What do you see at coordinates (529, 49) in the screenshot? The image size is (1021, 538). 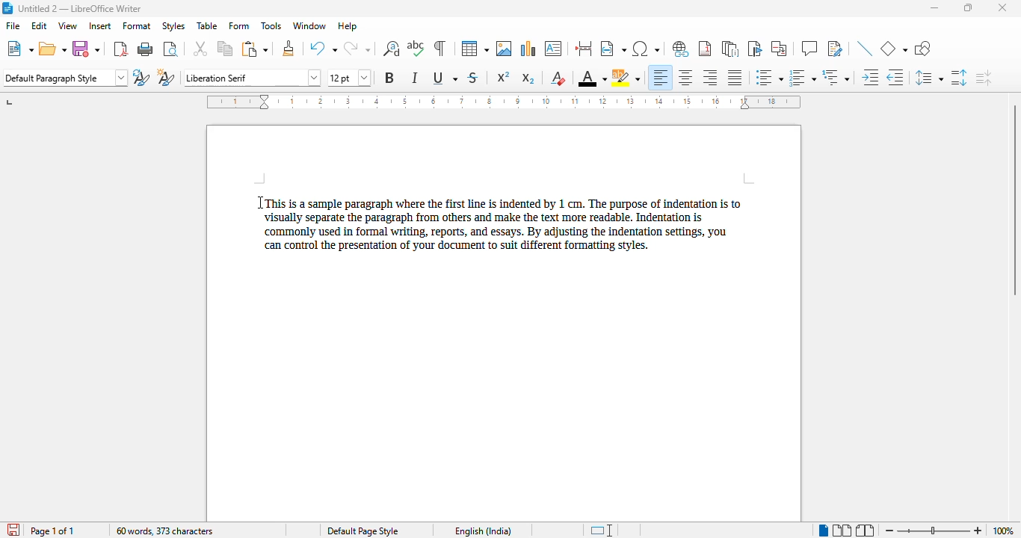 I see `insert chart` at bounding box center [529, 49].